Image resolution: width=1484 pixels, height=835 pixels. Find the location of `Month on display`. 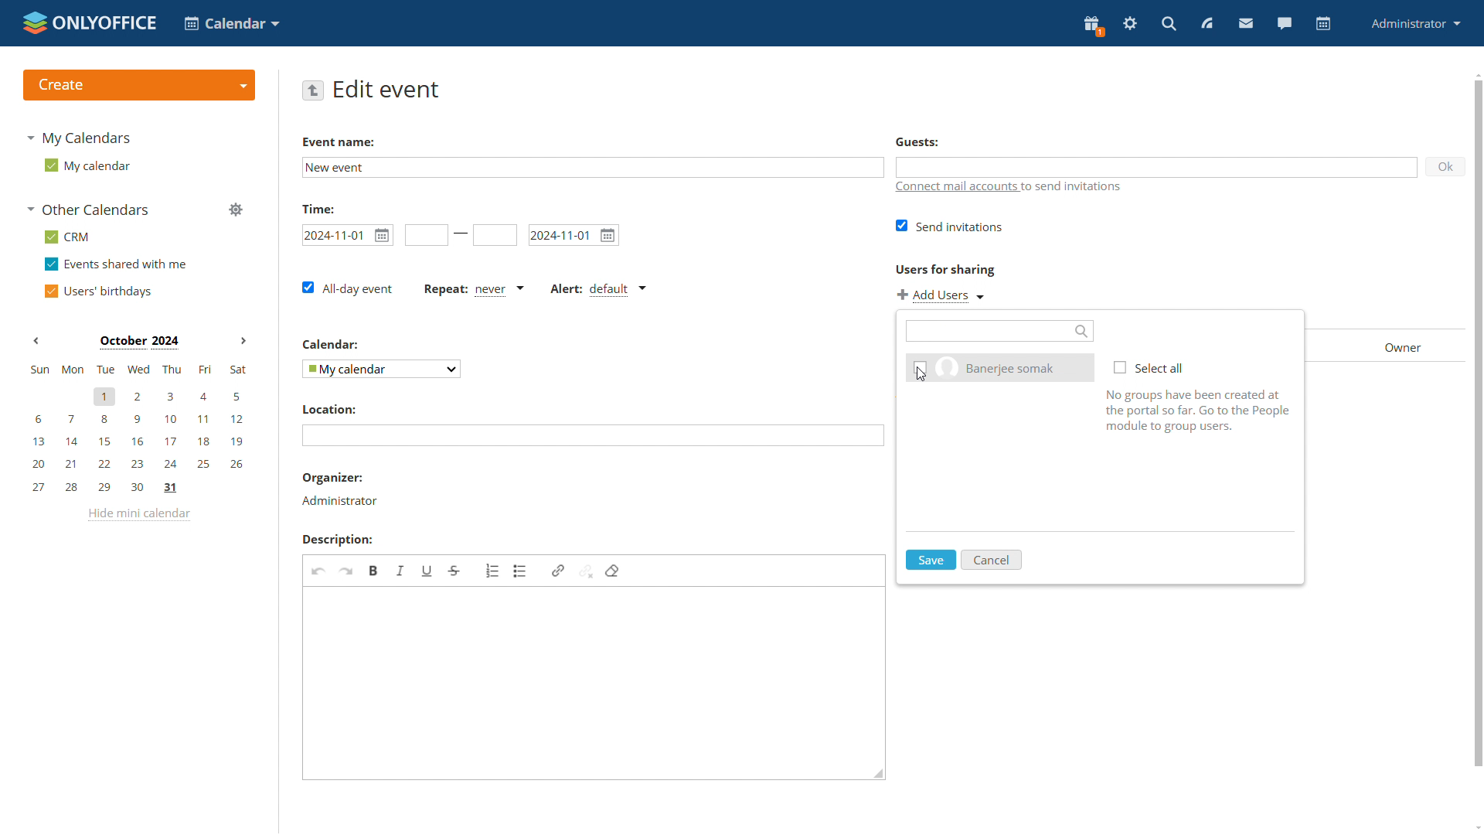

Month on display is located at coordinates (138, 342).